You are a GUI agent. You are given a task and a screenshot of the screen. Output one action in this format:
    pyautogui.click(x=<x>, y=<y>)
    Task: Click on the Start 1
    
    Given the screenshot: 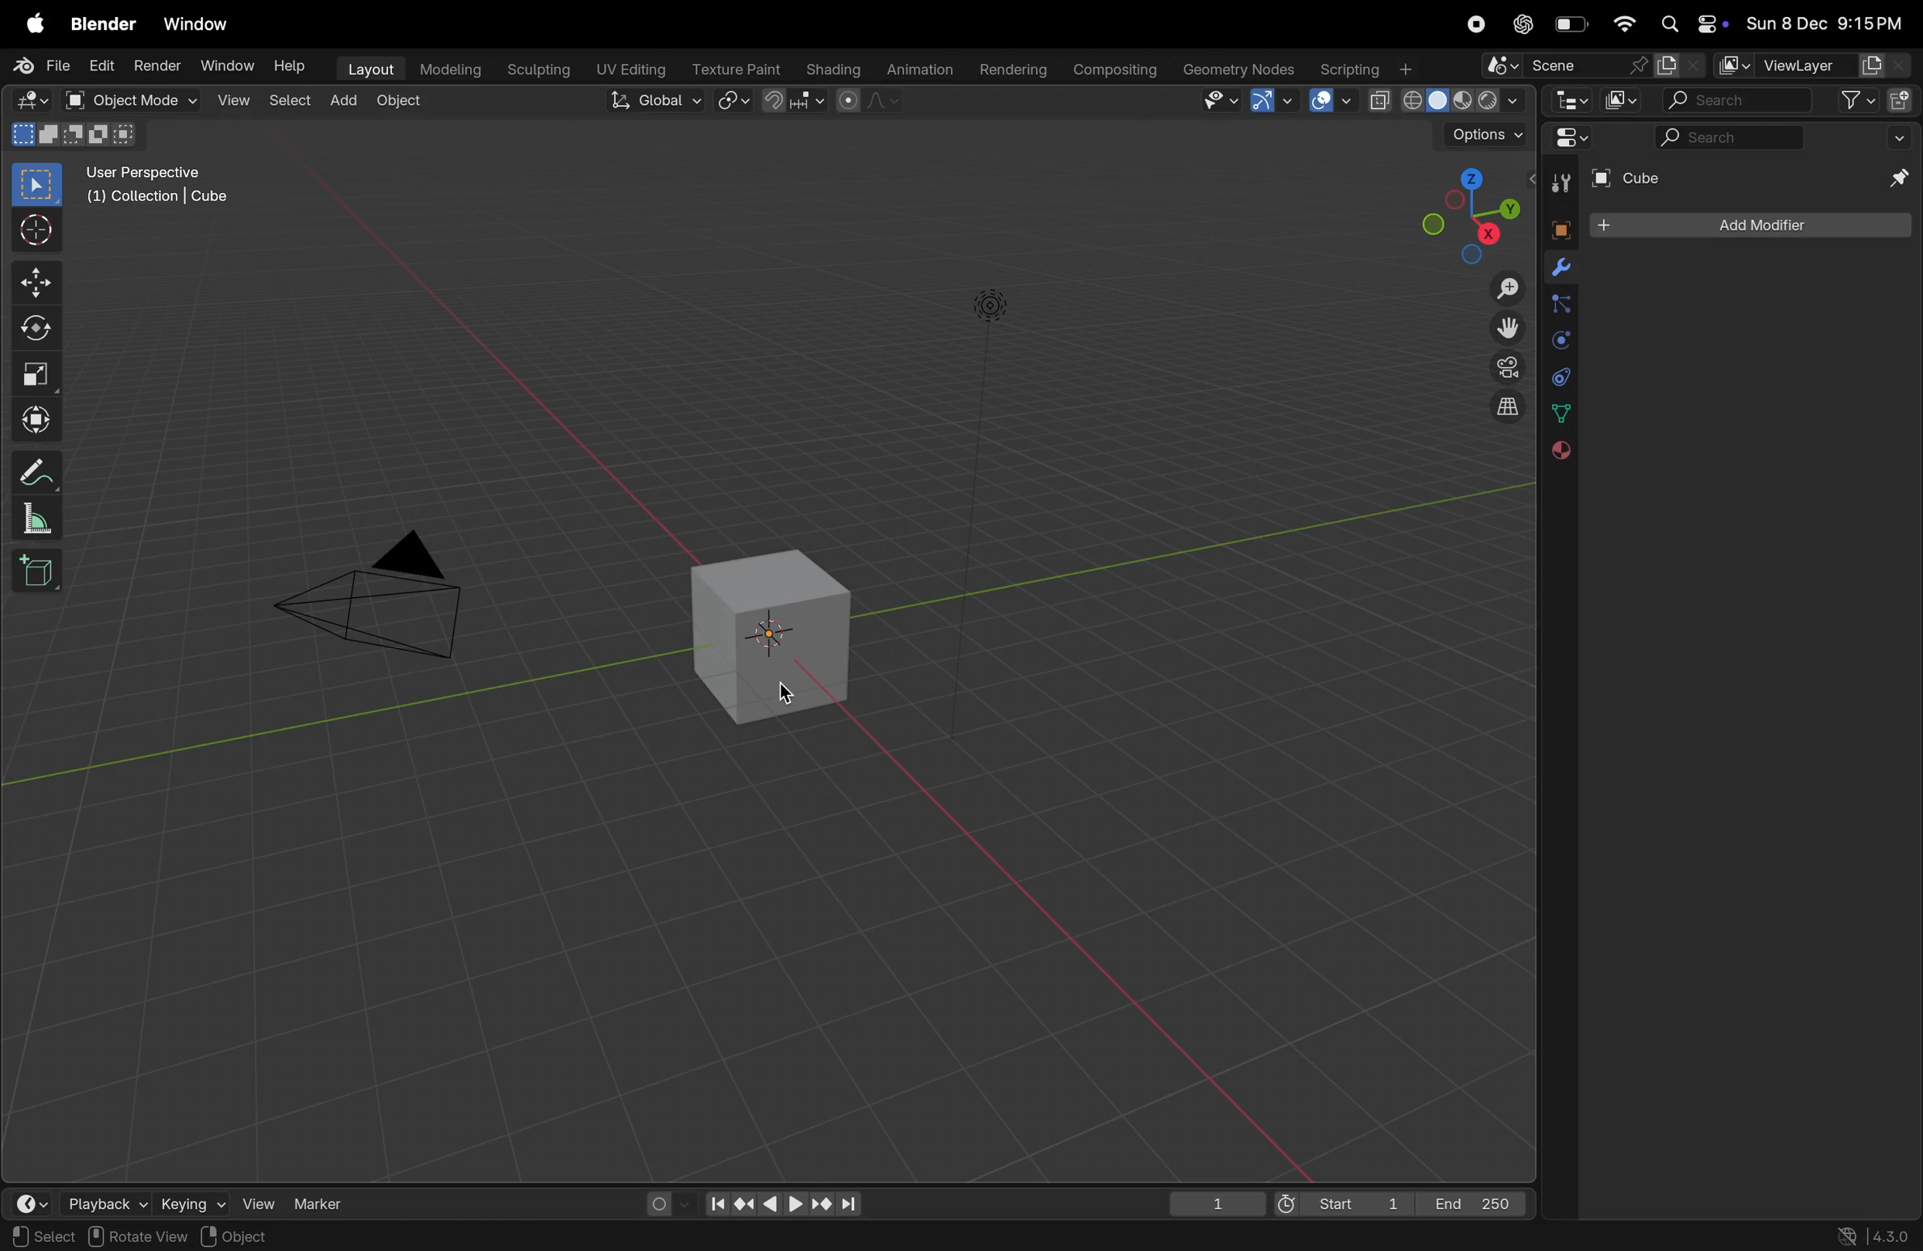 What is the action you would take?
    pyautogui.click(x=1340, y=1203)
    